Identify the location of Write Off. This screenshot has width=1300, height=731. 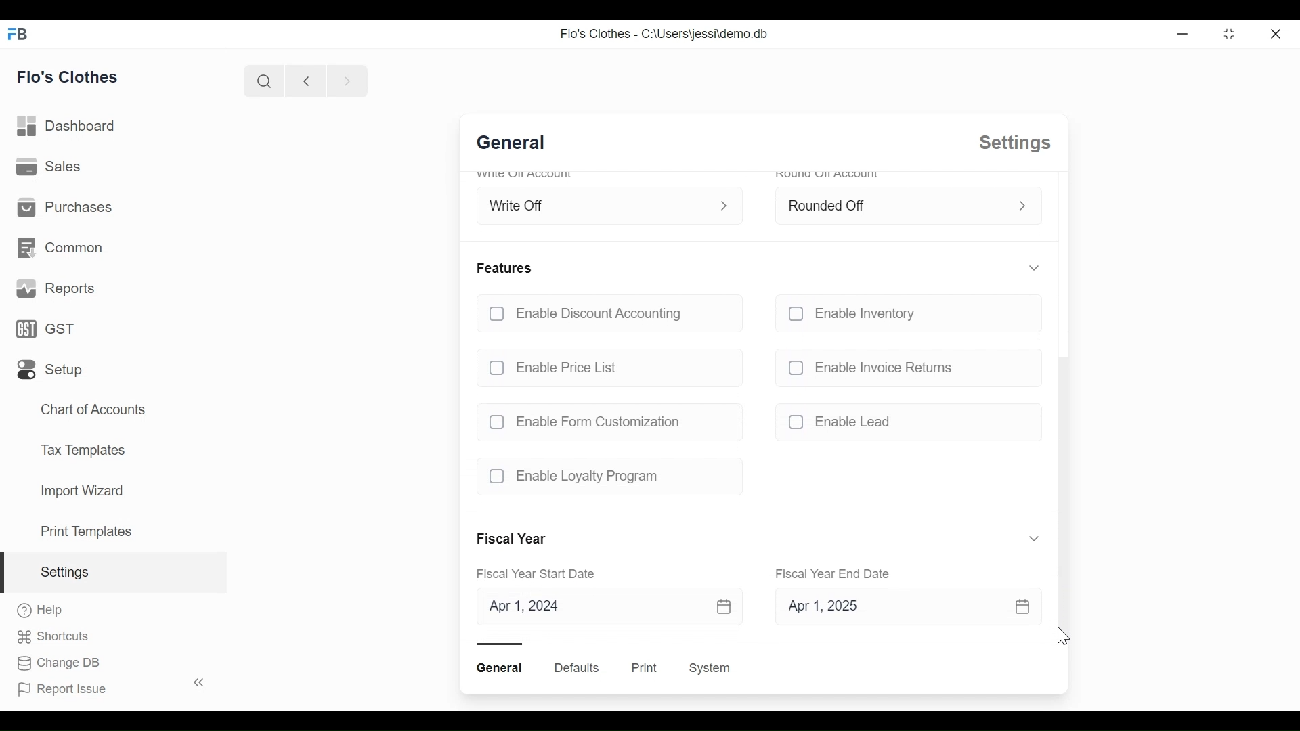
(595, 202).